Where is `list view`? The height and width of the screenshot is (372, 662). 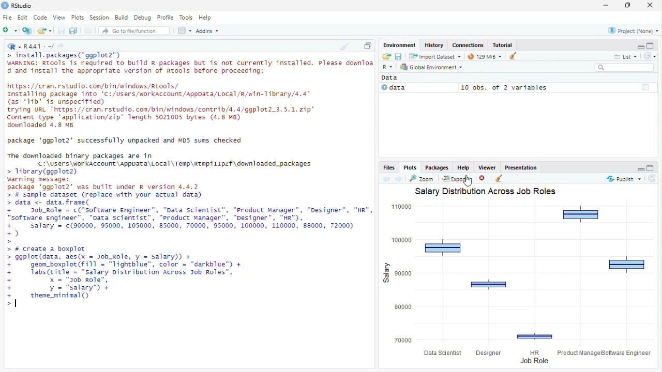
list view is located at coordinates (625, 56).